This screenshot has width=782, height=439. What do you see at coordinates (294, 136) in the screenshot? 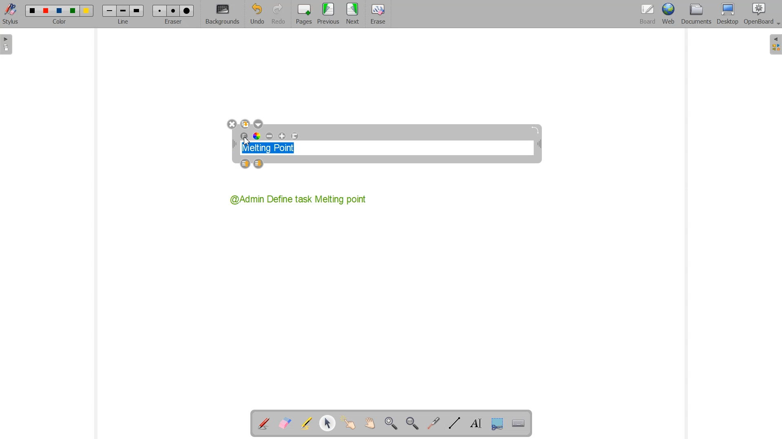
I see `Text Alignment` at bounding box center [294, 136].